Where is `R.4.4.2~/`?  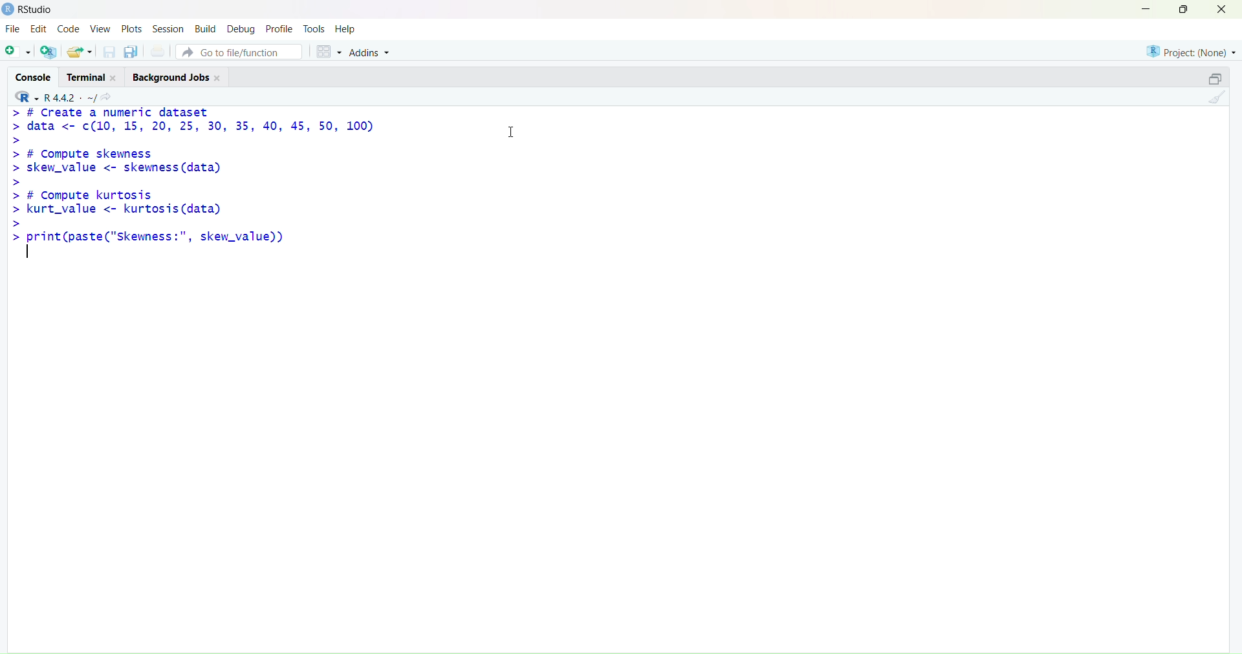
R.4.4.2~/ is located at coordinates (68, 97).